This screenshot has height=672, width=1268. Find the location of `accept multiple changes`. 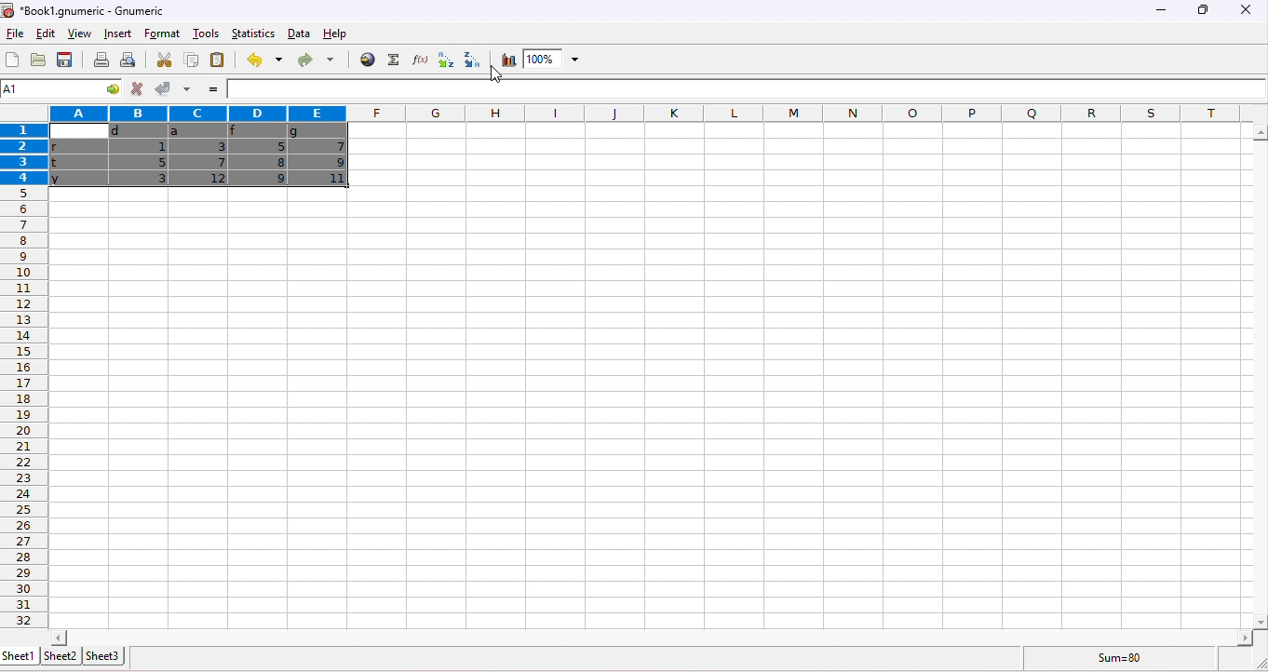

accept multiple changes is located at coordinates (188, 88).